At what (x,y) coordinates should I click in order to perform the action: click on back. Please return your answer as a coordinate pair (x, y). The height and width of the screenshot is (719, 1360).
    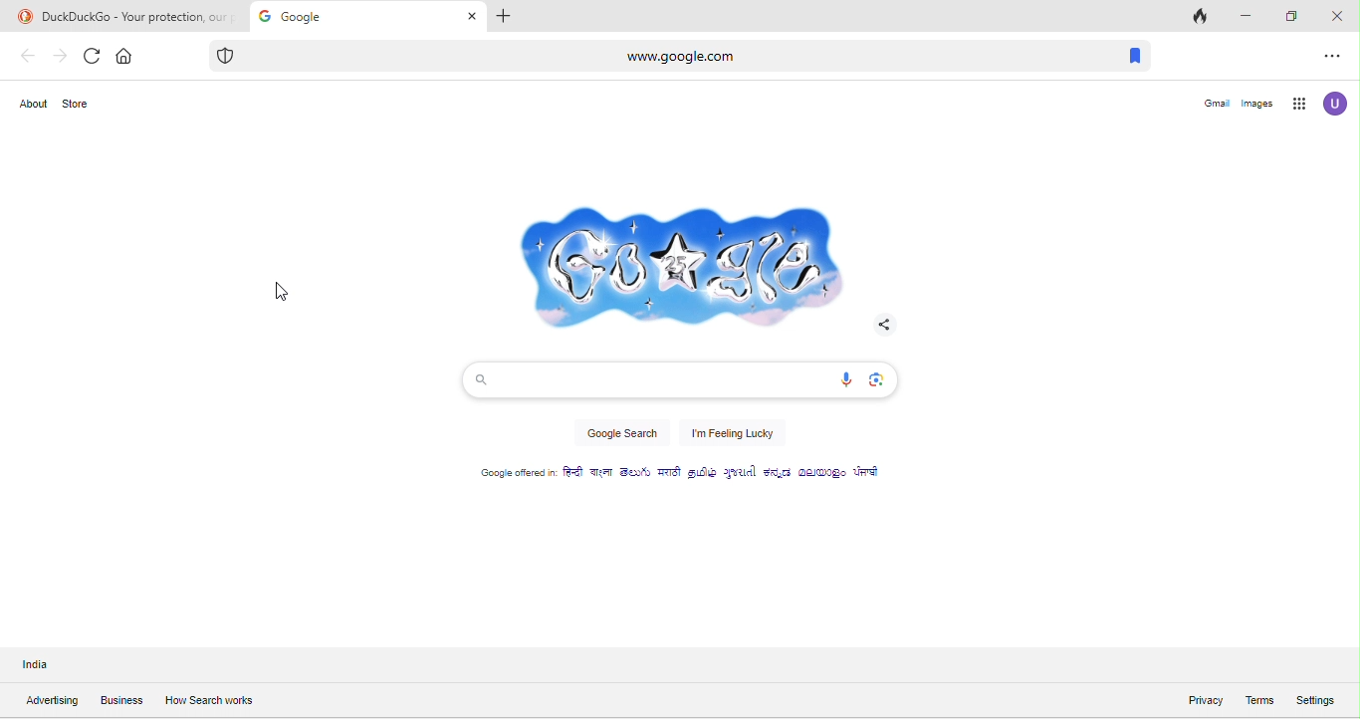
    Looking at the image, I should click on (28, 56).